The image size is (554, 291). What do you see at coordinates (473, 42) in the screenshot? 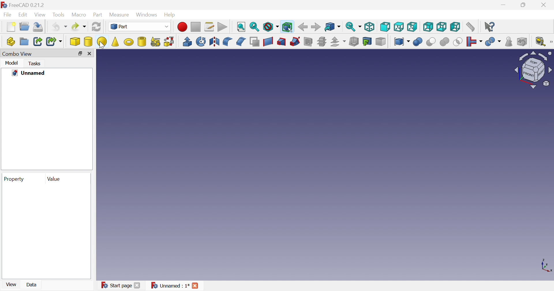
I see `Join objects` at bounding box center [473, 42].